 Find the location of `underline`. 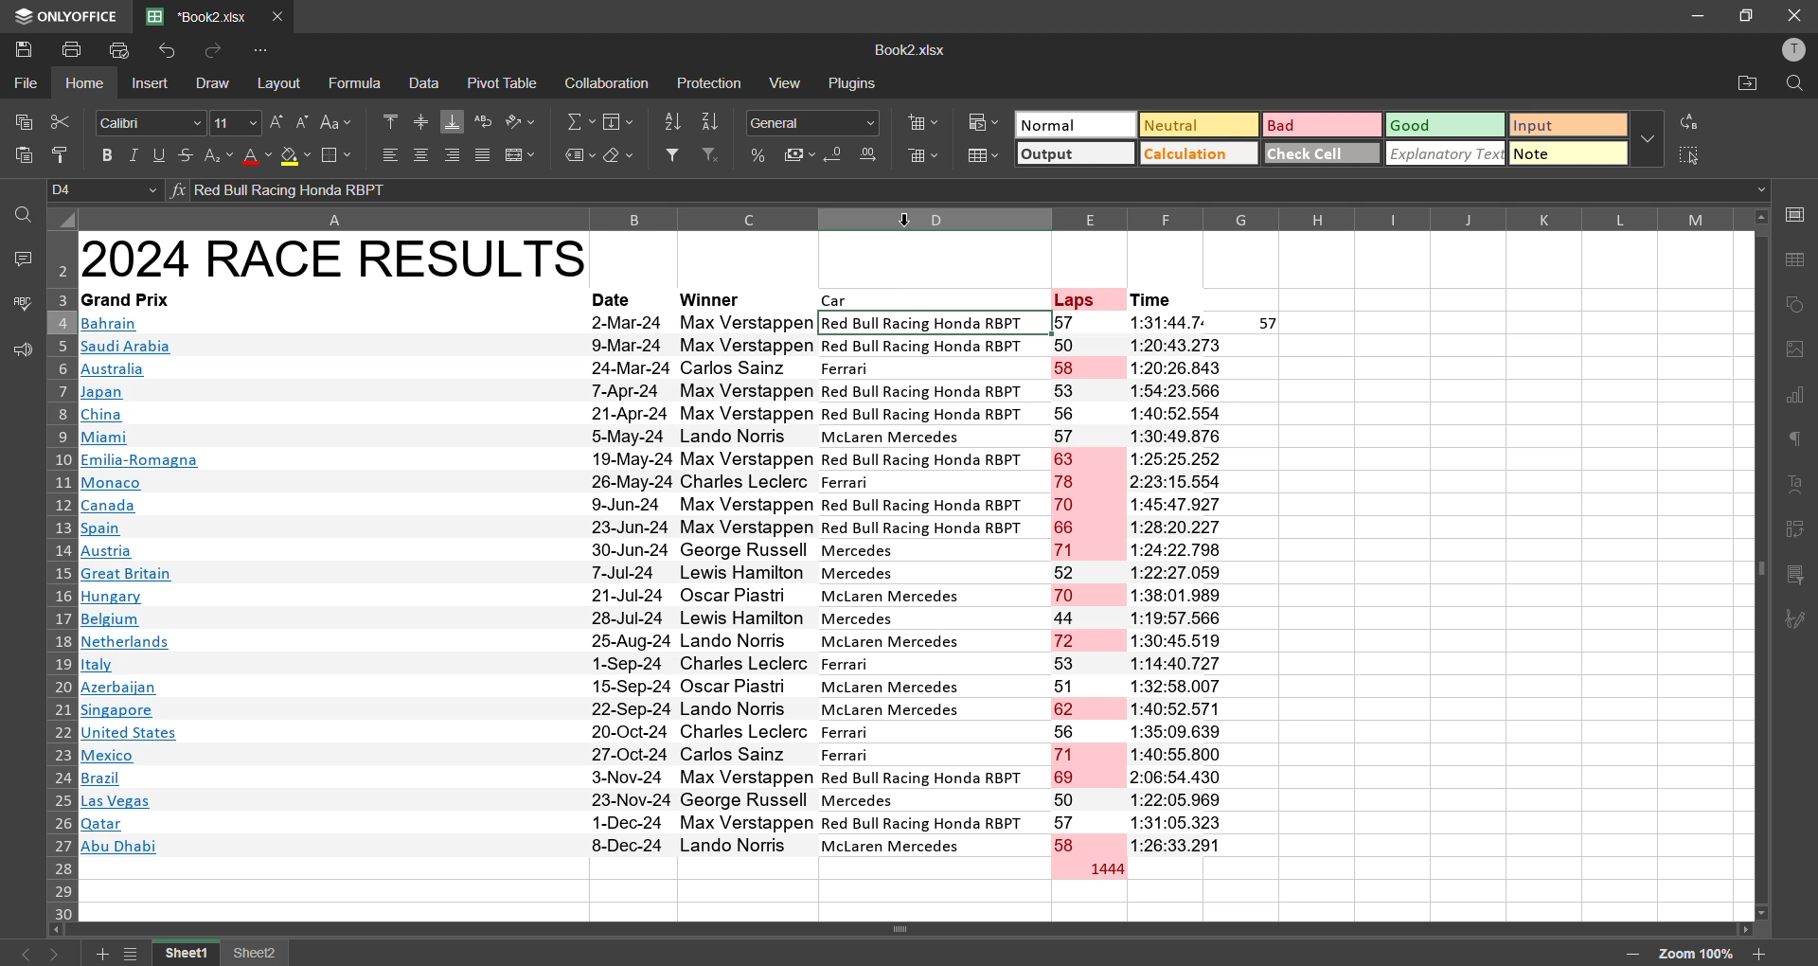

underline is located at coordinates (160, 153).